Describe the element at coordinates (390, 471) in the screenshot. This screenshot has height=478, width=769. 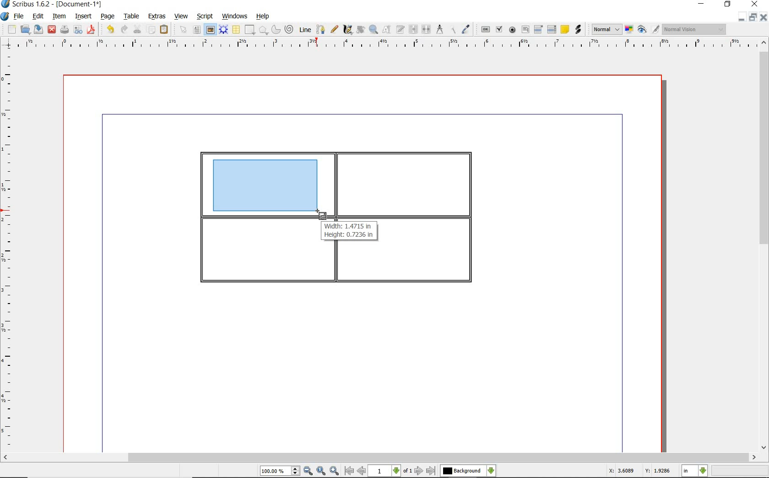
I see `select current page level` at that location.